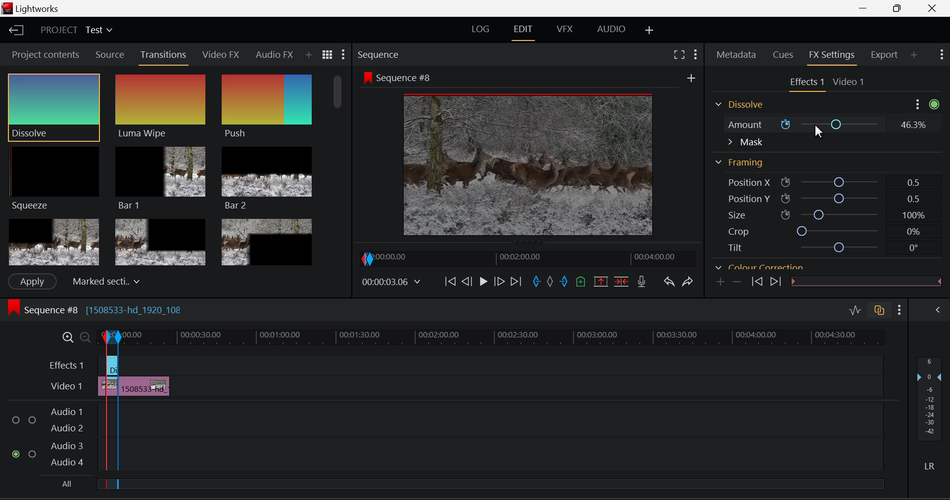  I want to click on Cues, so click(782, 55).